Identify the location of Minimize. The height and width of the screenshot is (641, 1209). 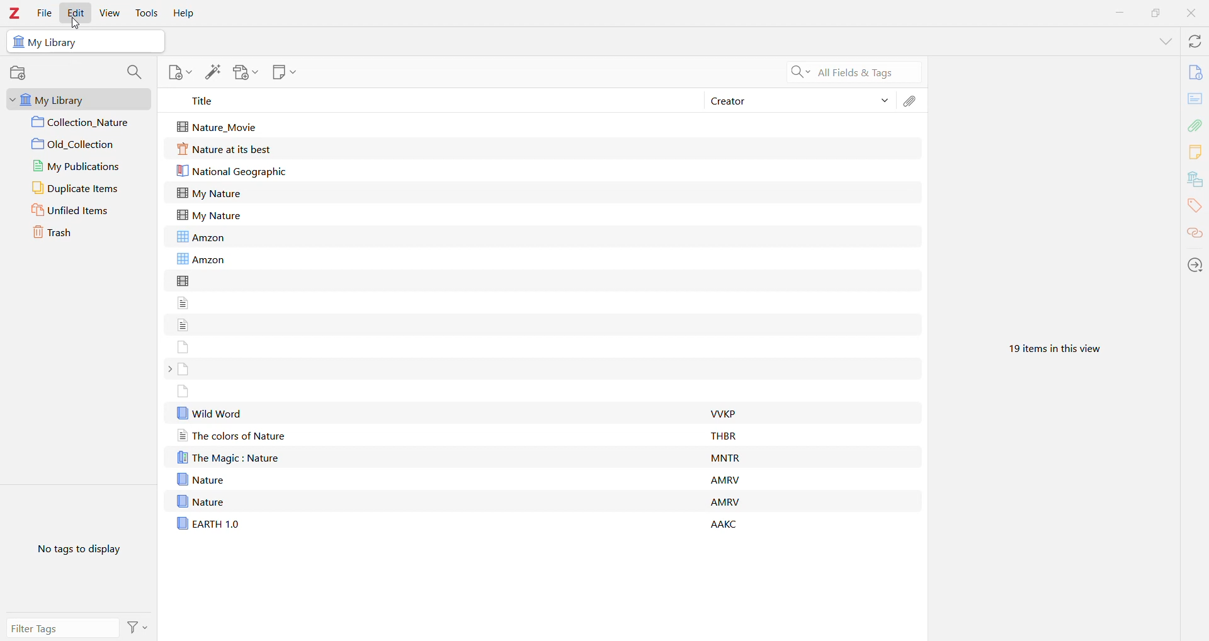
(1121, 14).